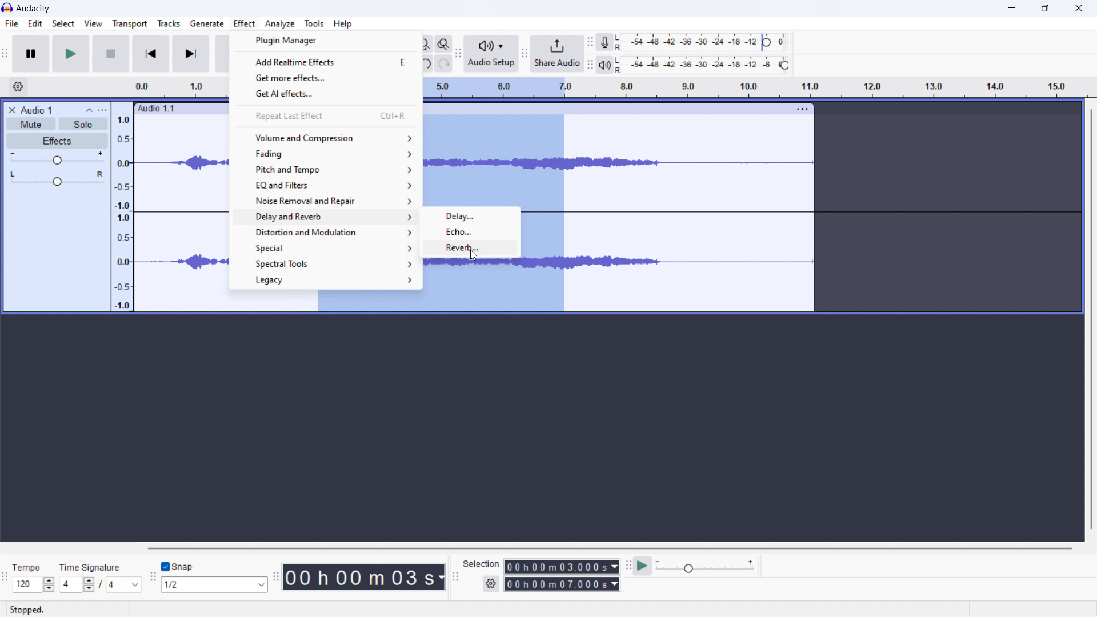  Describe the element at coordinates (178, 567) in the screenshot. I see `toggle snap` at that location.